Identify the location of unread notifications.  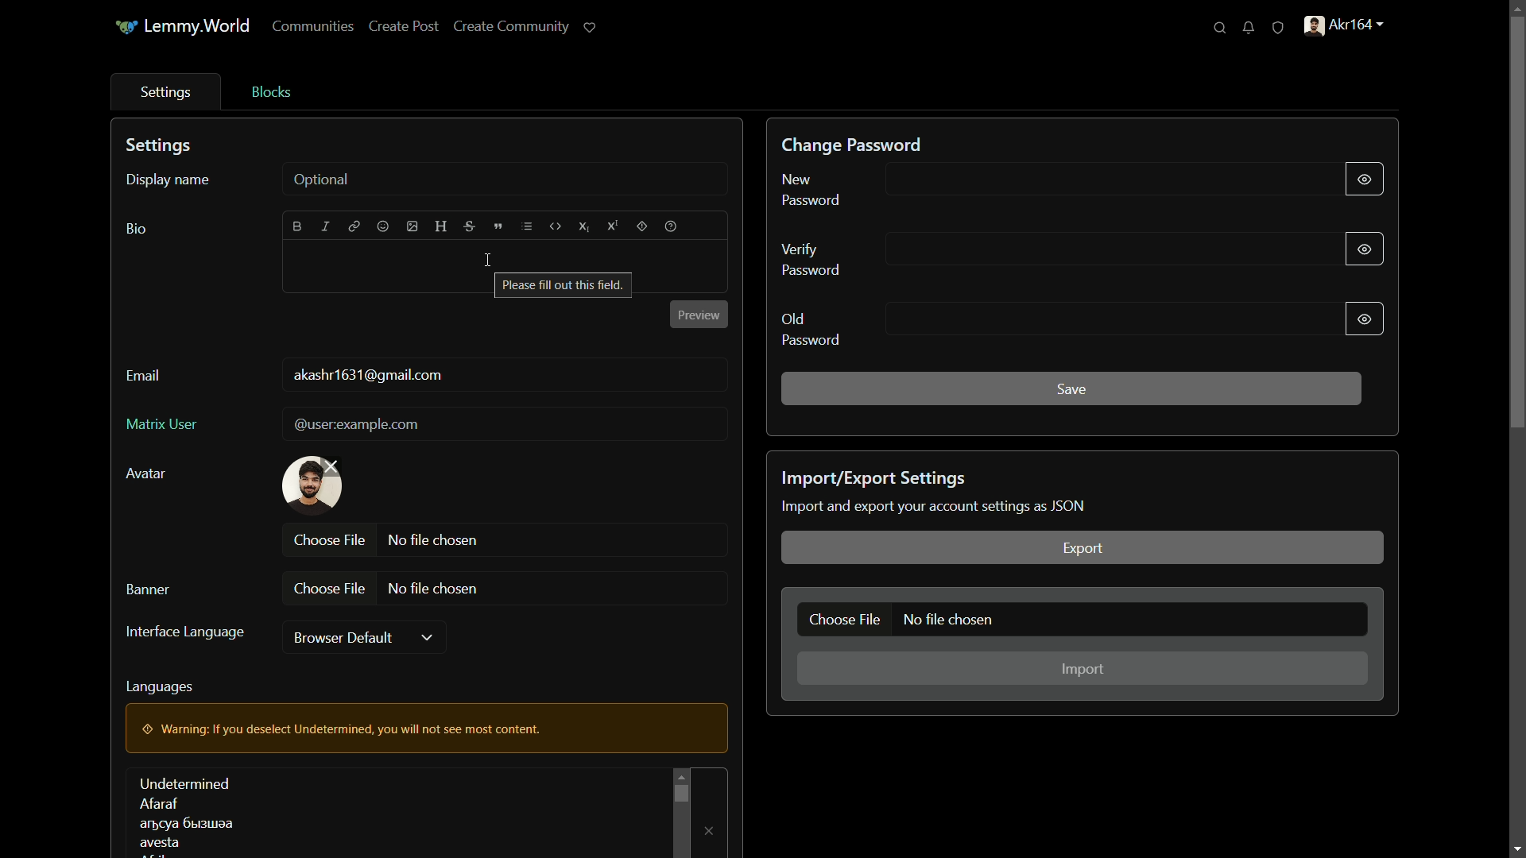
(1248, 27).